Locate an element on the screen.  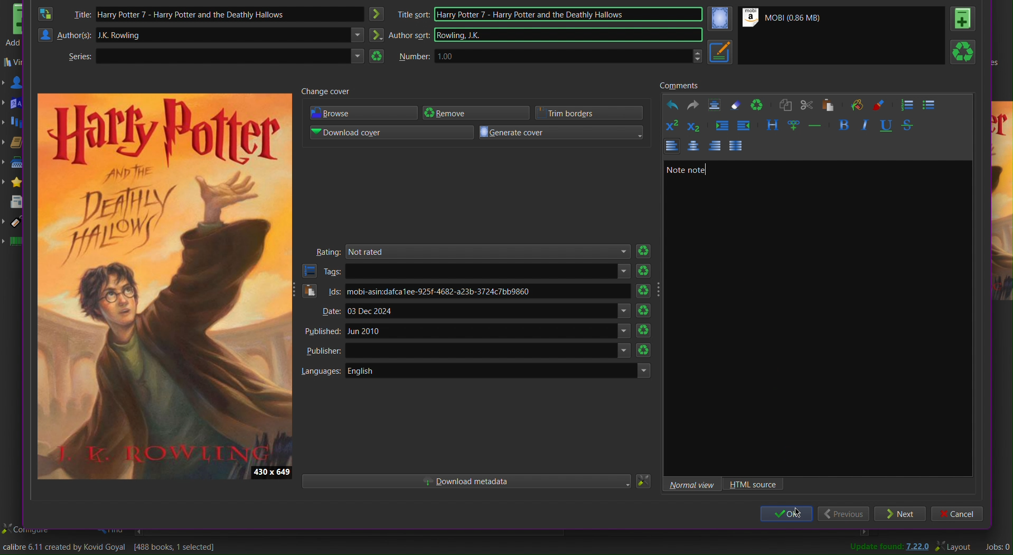
Languages is located at coordinates (321, 372).